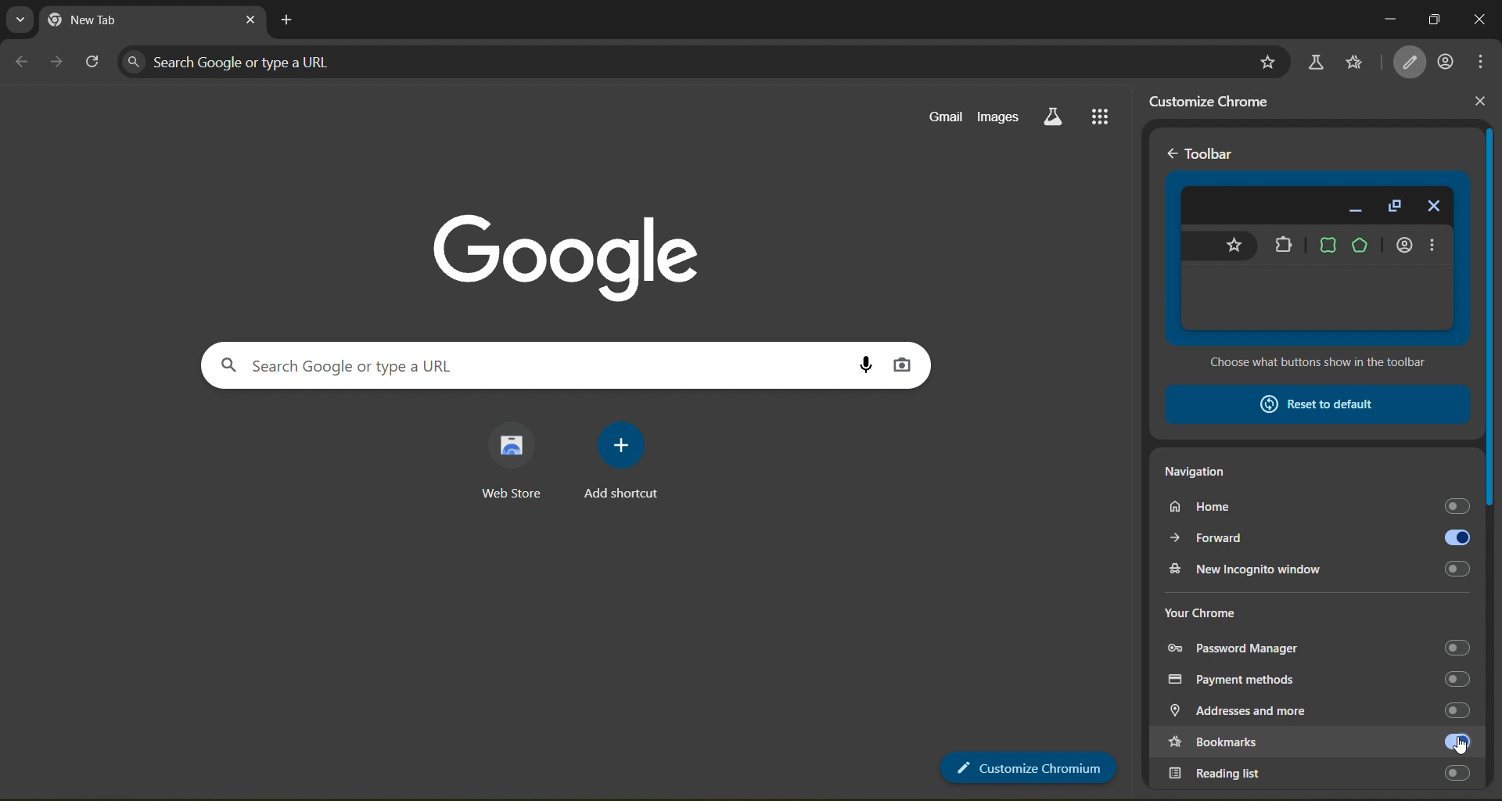 The height and width of the screenshot is (801, 1502). What do you see at coordinates (1107, 117) in the screenshot?
I see `google apps` at bounding box center [1107, 117].